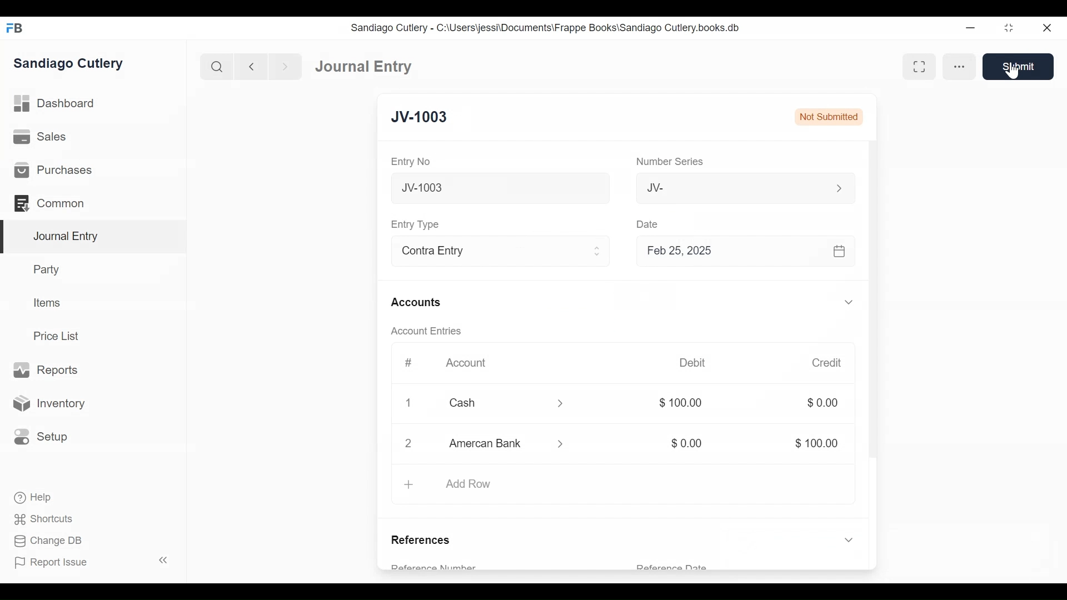 The image size is (1067, 600). What do you see at coordinates (474, 482) in the screenshot?
I see `Add Row` at bounding box center [474, 482].